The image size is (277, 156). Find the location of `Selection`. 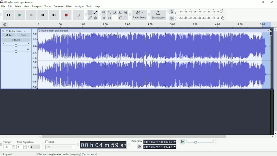

Selection is located at coordinates (136, 141).